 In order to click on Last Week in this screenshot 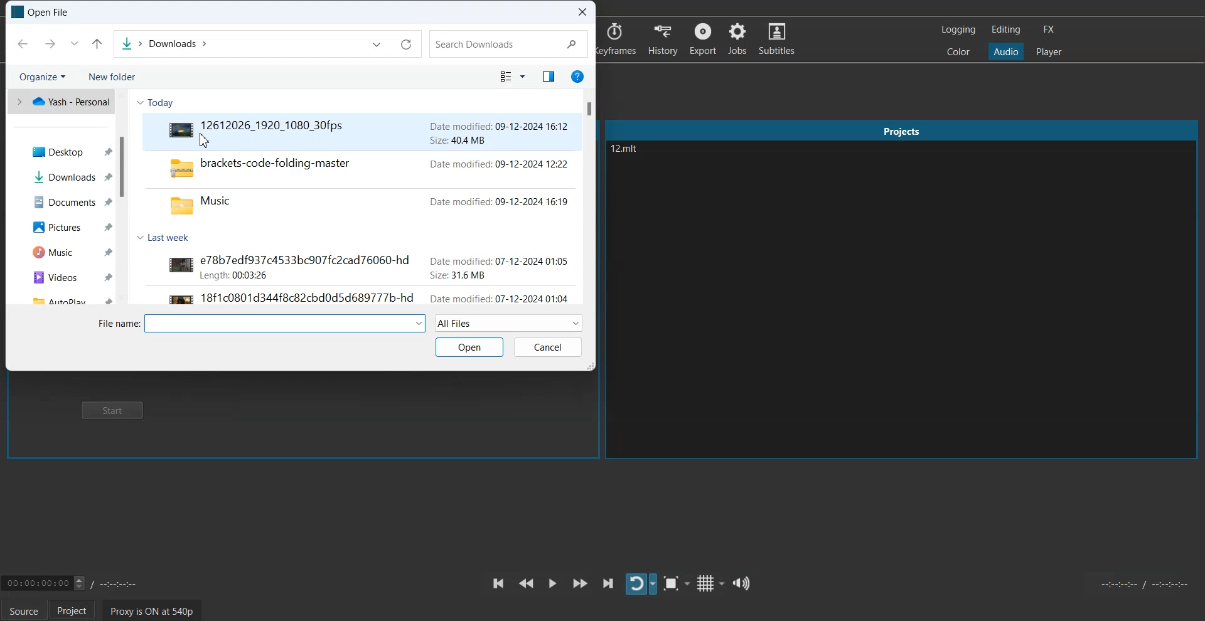, I will do `click(168, 236)`.